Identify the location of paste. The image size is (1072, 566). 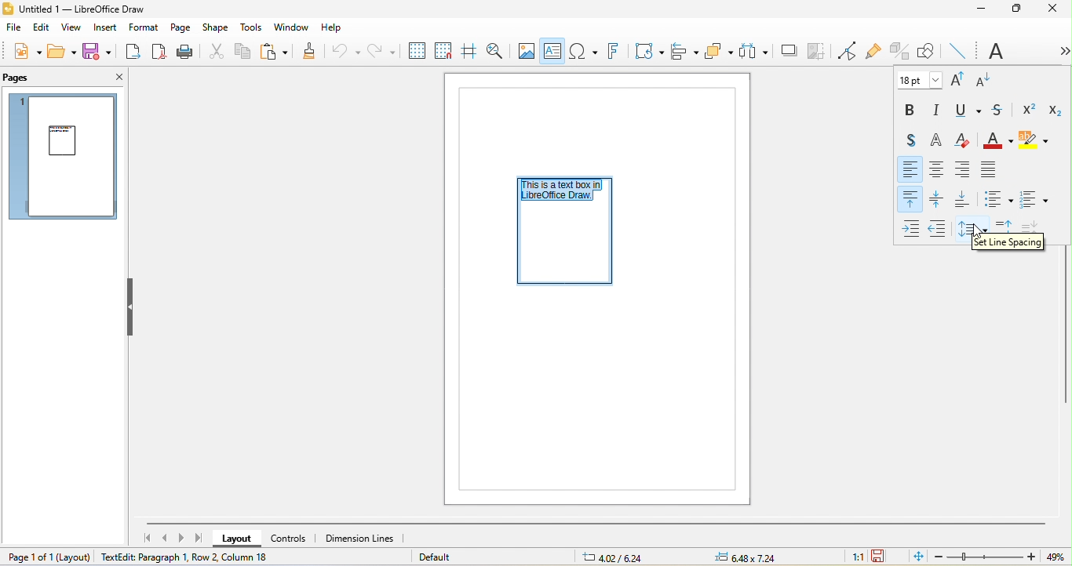
(277, 51).